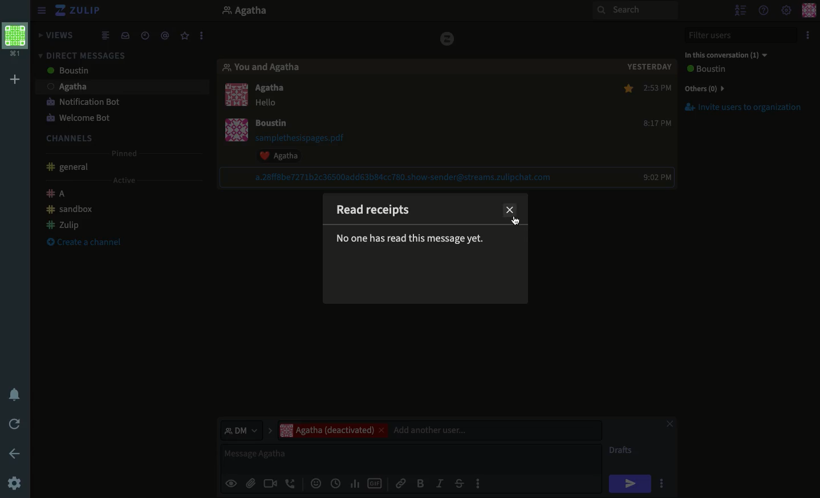 The height and width of the screenshot is (498, 820). Describe the element at coordinates (807, 35) in the screenshot. I see `Options` at that location.